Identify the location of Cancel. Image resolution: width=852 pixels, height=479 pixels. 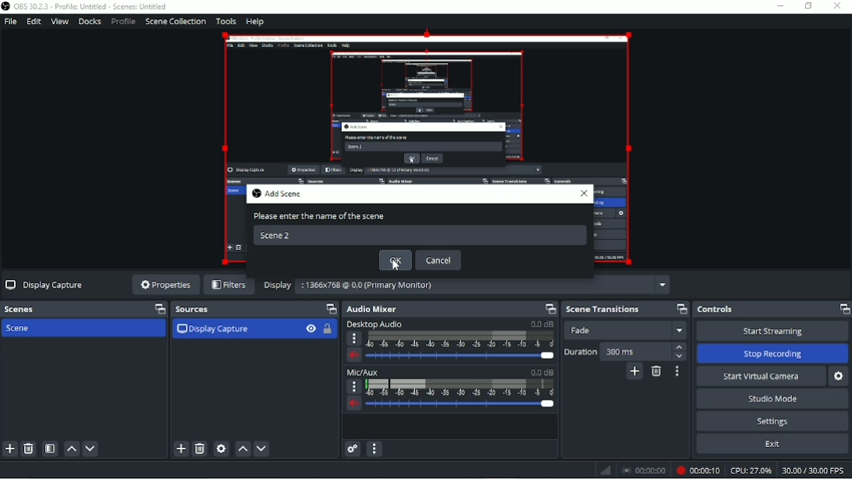
(439, 260).